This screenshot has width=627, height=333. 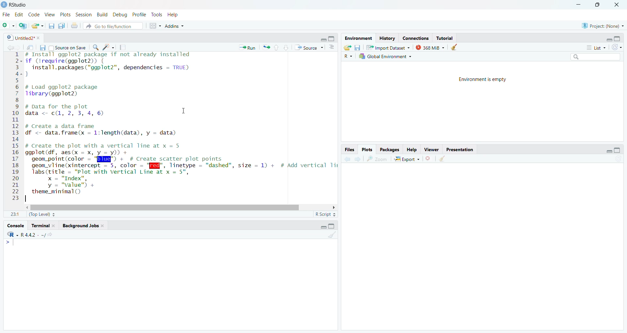 What do you see at coordinates (19, 15) in the screenshot?
I see `Edit` at bounding box center [19, 15].